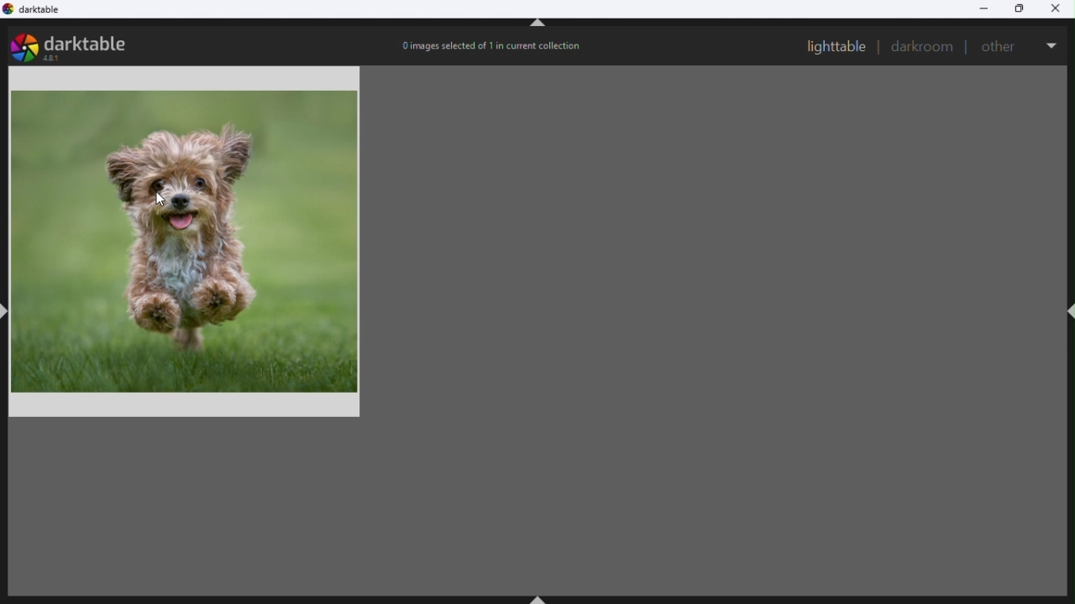  Describe the element at coordinates (924, 44) in the screenshot. I see `Dark room` at that location.